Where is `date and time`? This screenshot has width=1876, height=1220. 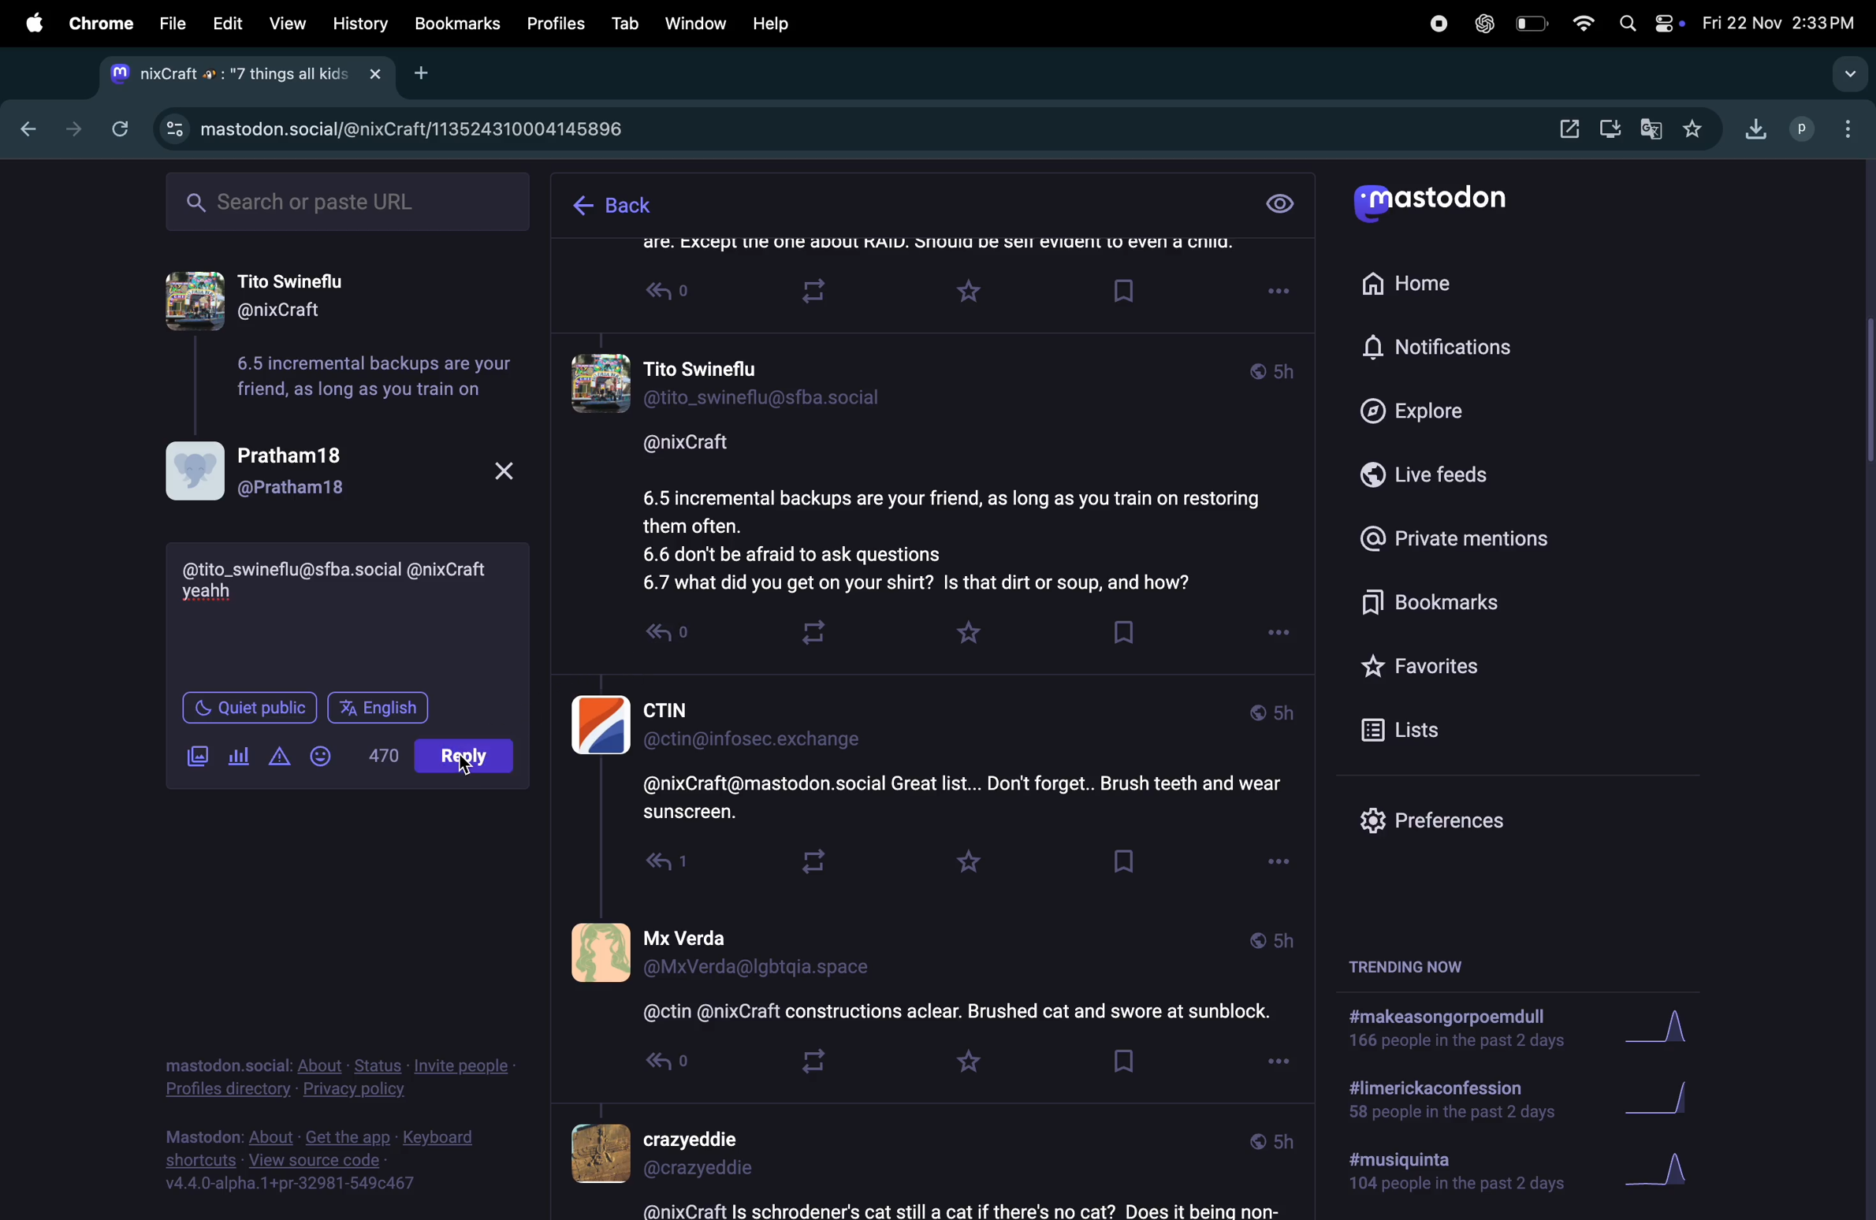
date and time is located at coordinates (1783, 19).